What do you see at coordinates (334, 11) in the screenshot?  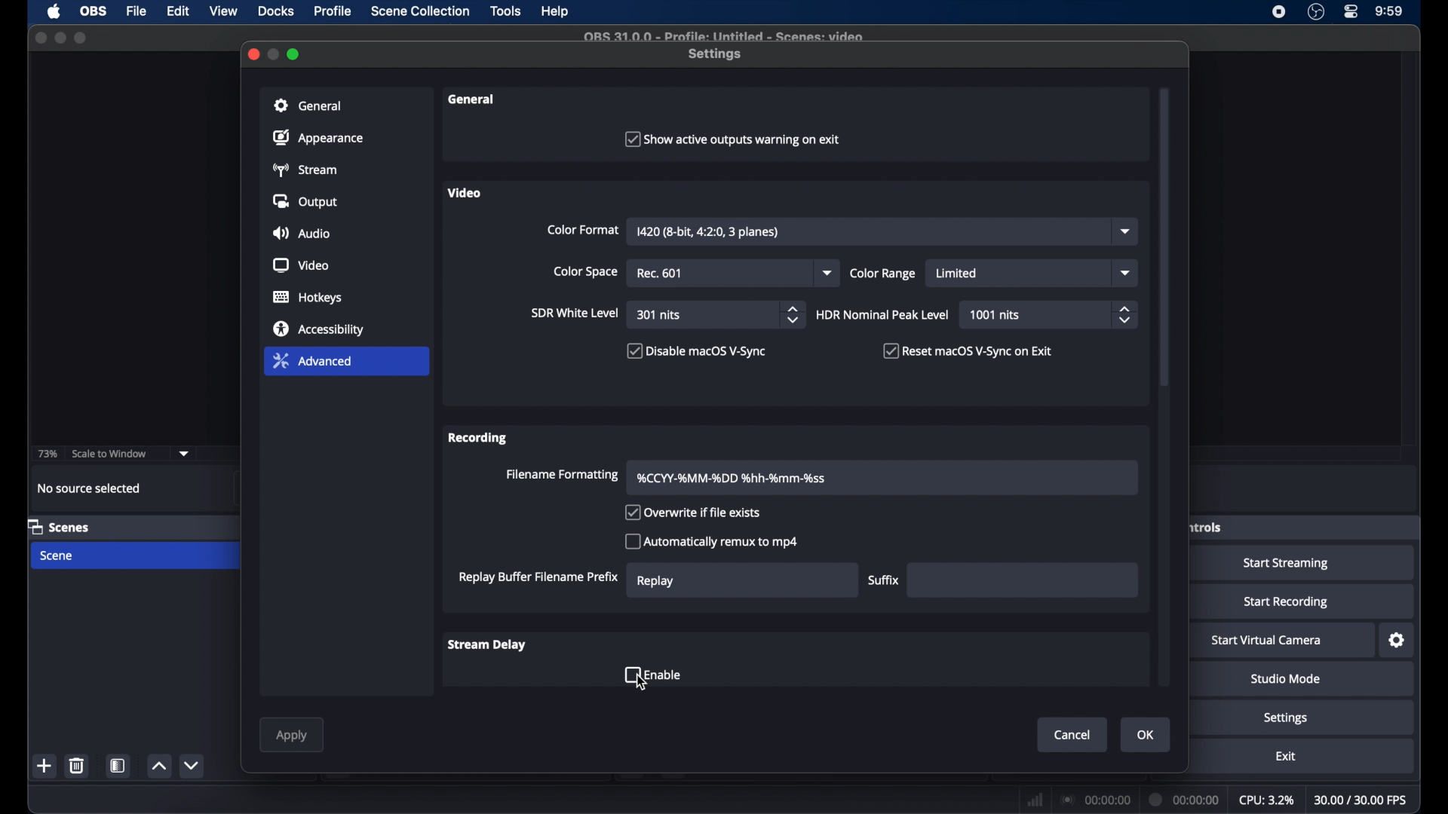 I see `profile` at bounding box center [334, 11].